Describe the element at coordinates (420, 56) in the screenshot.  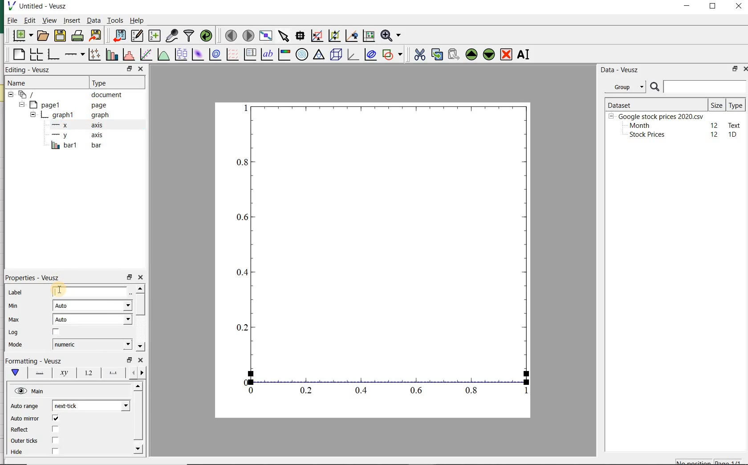
I see `cut the selected widget` at that location.